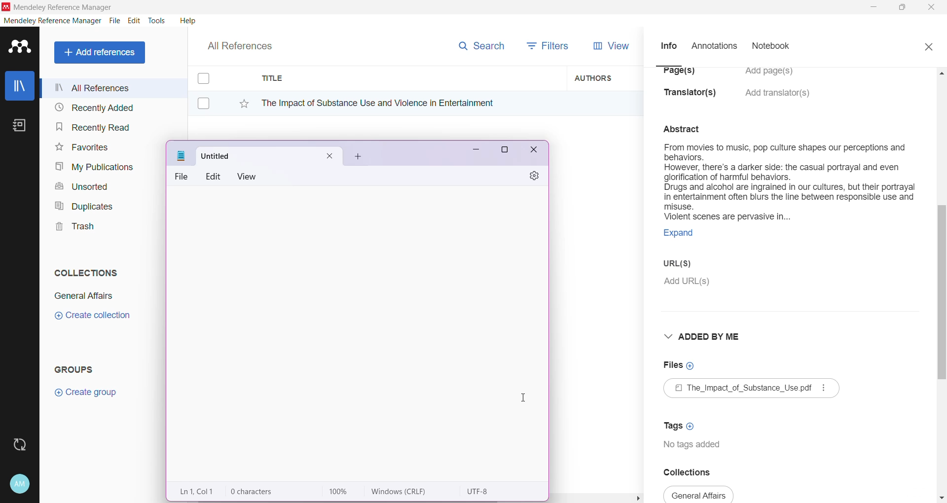 This screenshot has height=503, width=947. What do you see at coordinates (249, 177) in the screenshot?
I see `View` at bounding box center [249, 177].